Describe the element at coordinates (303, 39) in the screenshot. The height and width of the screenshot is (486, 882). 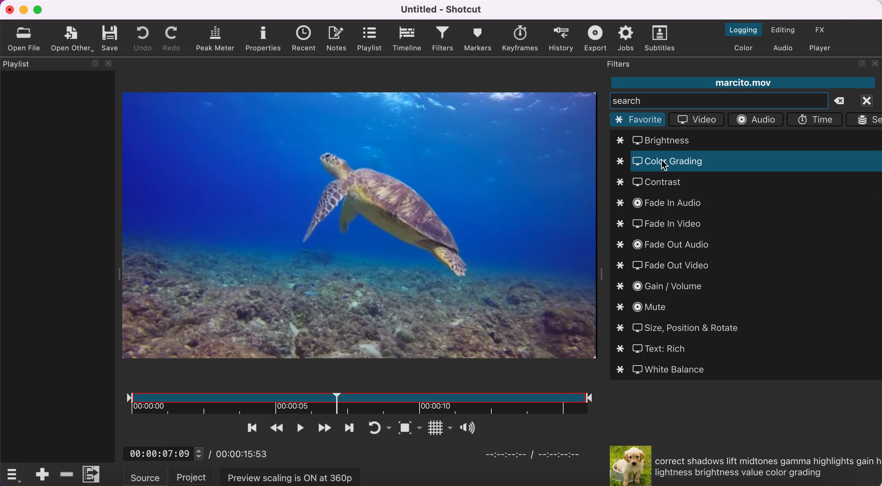
I see `recent` at that location.